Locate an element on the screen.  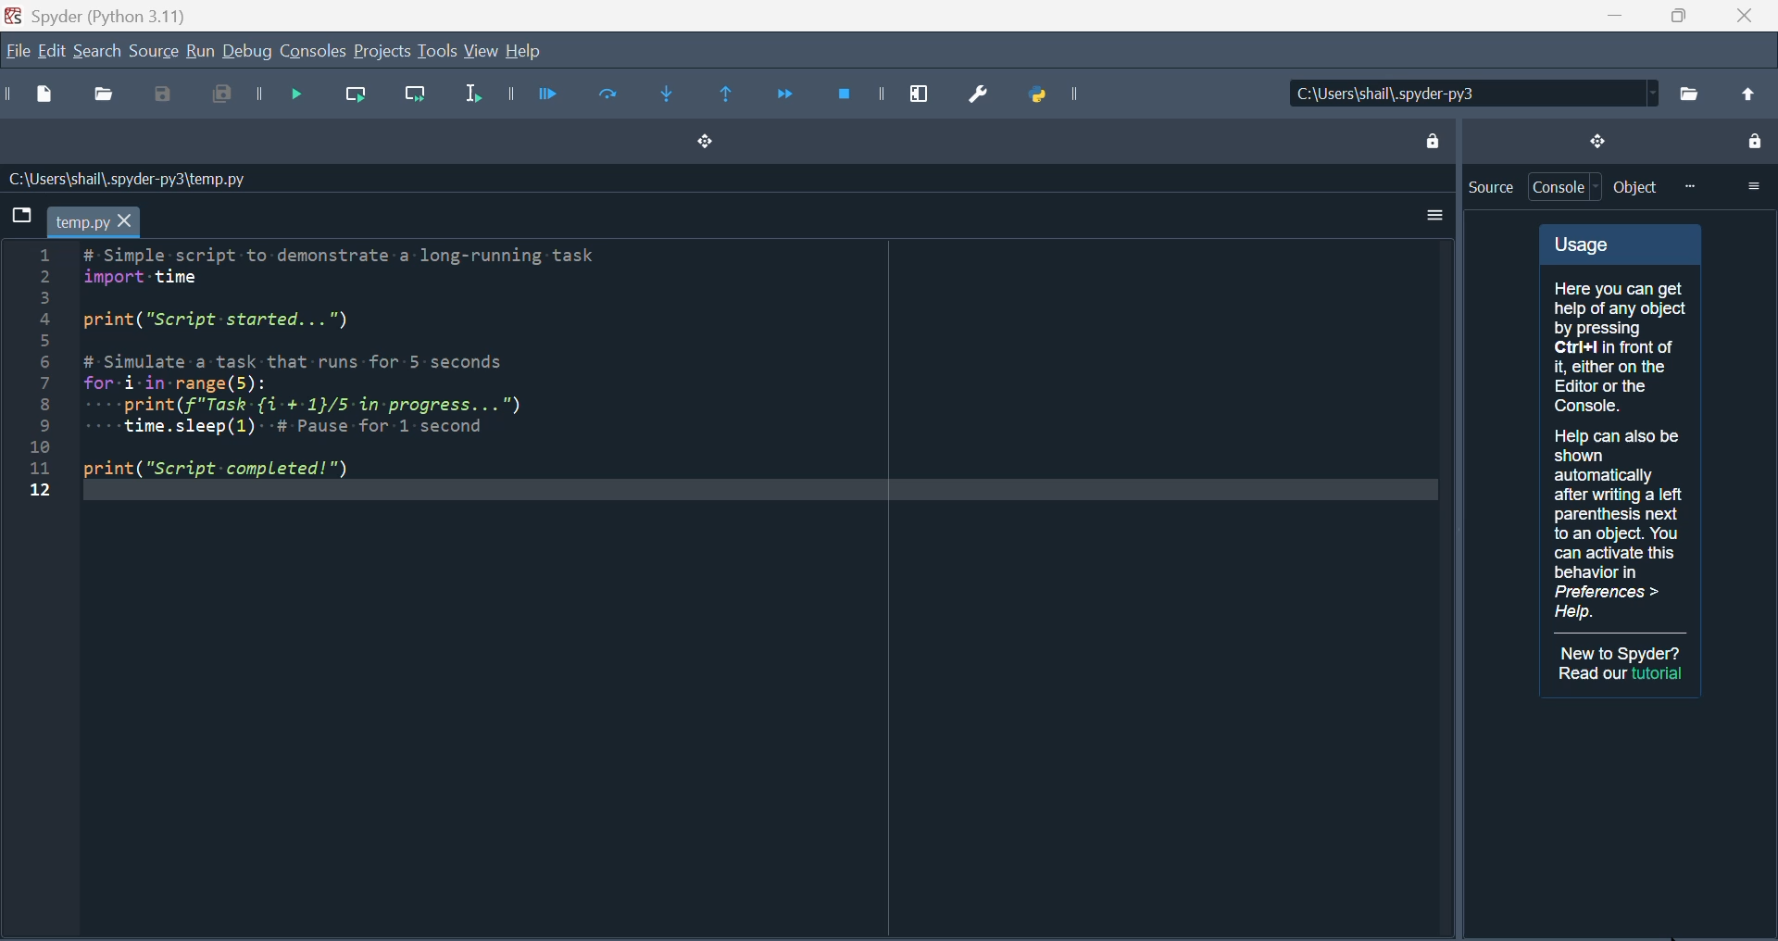
Run file is located at coordinates (546, 94).